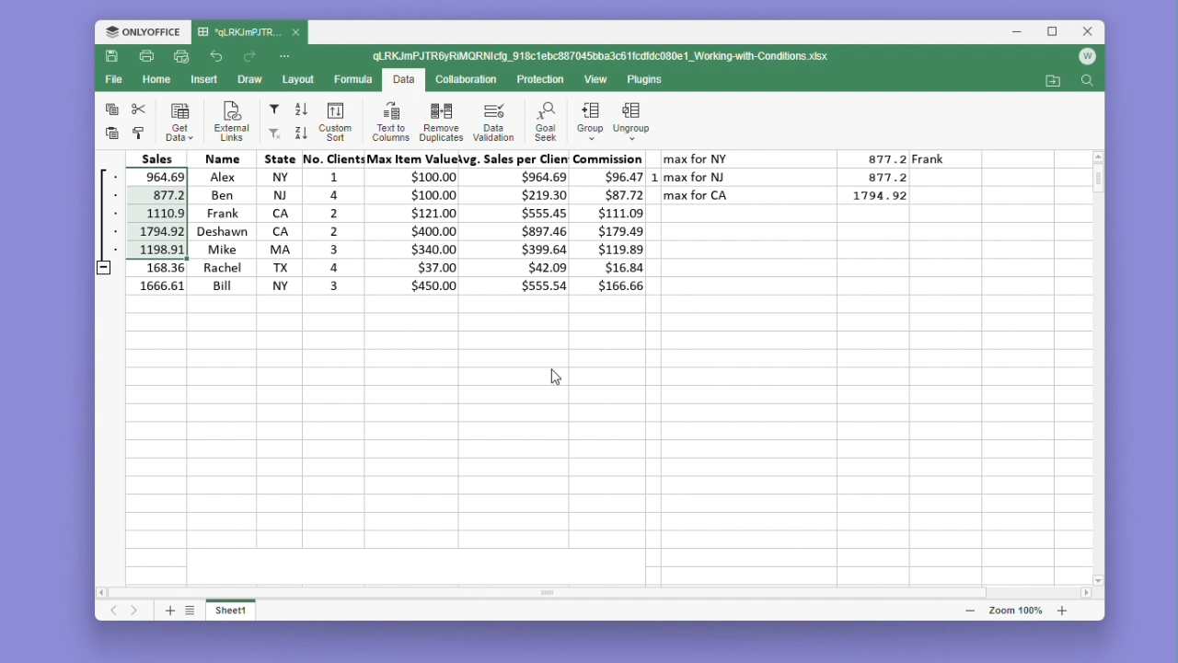  I want to click on Custom filter, so click(272, 134).